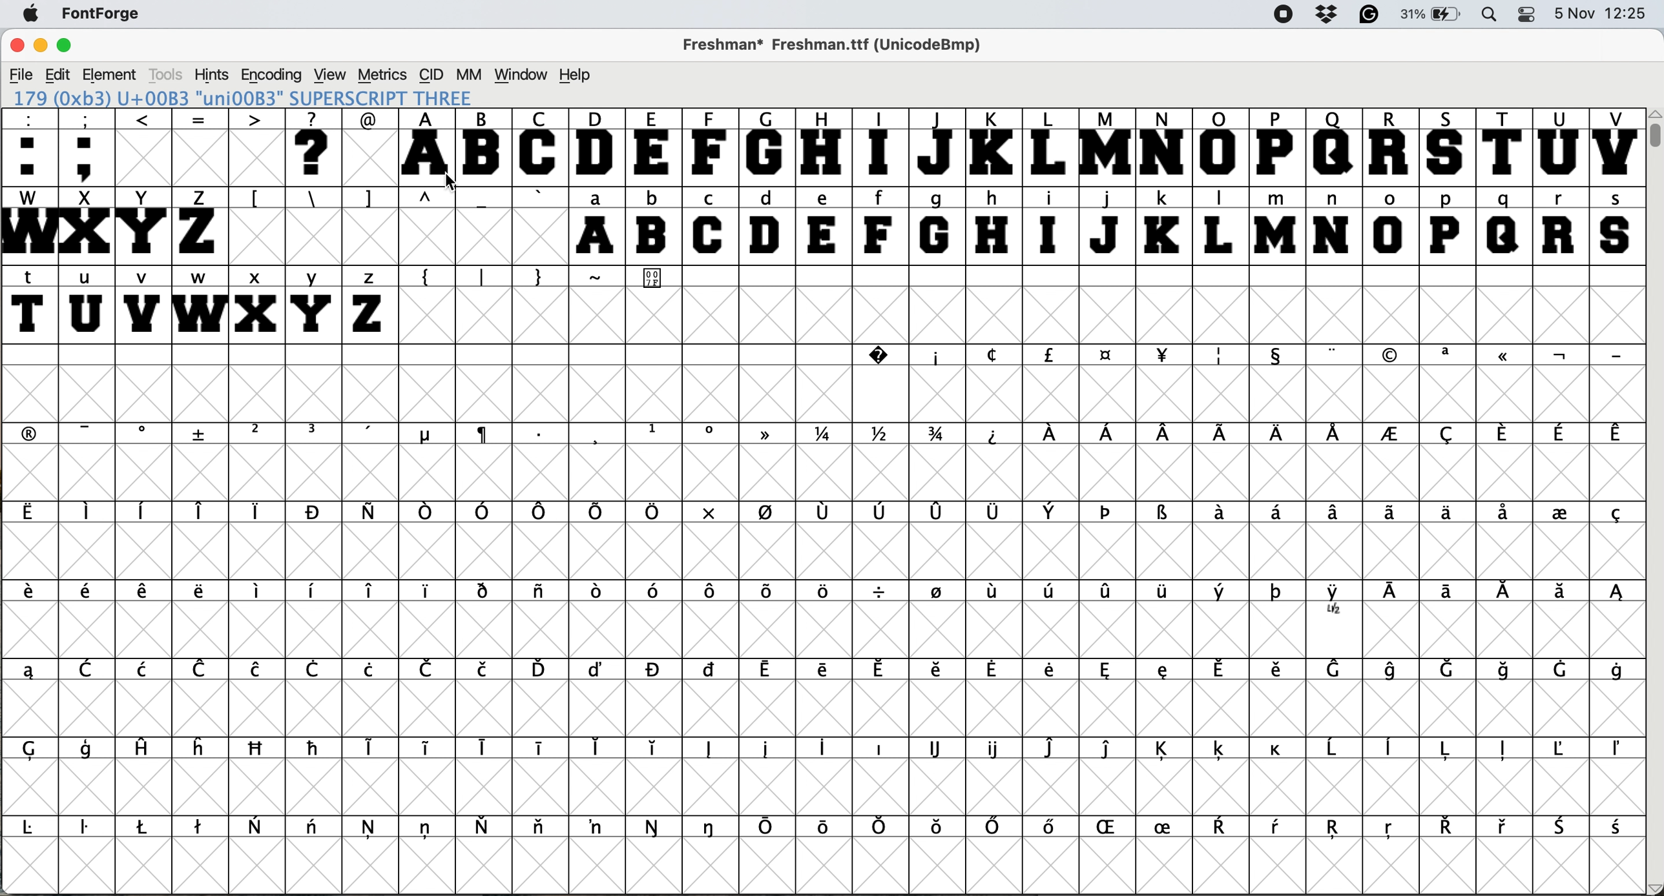 The height and width of the screenshot is (896, 1664). I want to click on symbol, so click(998, 671).